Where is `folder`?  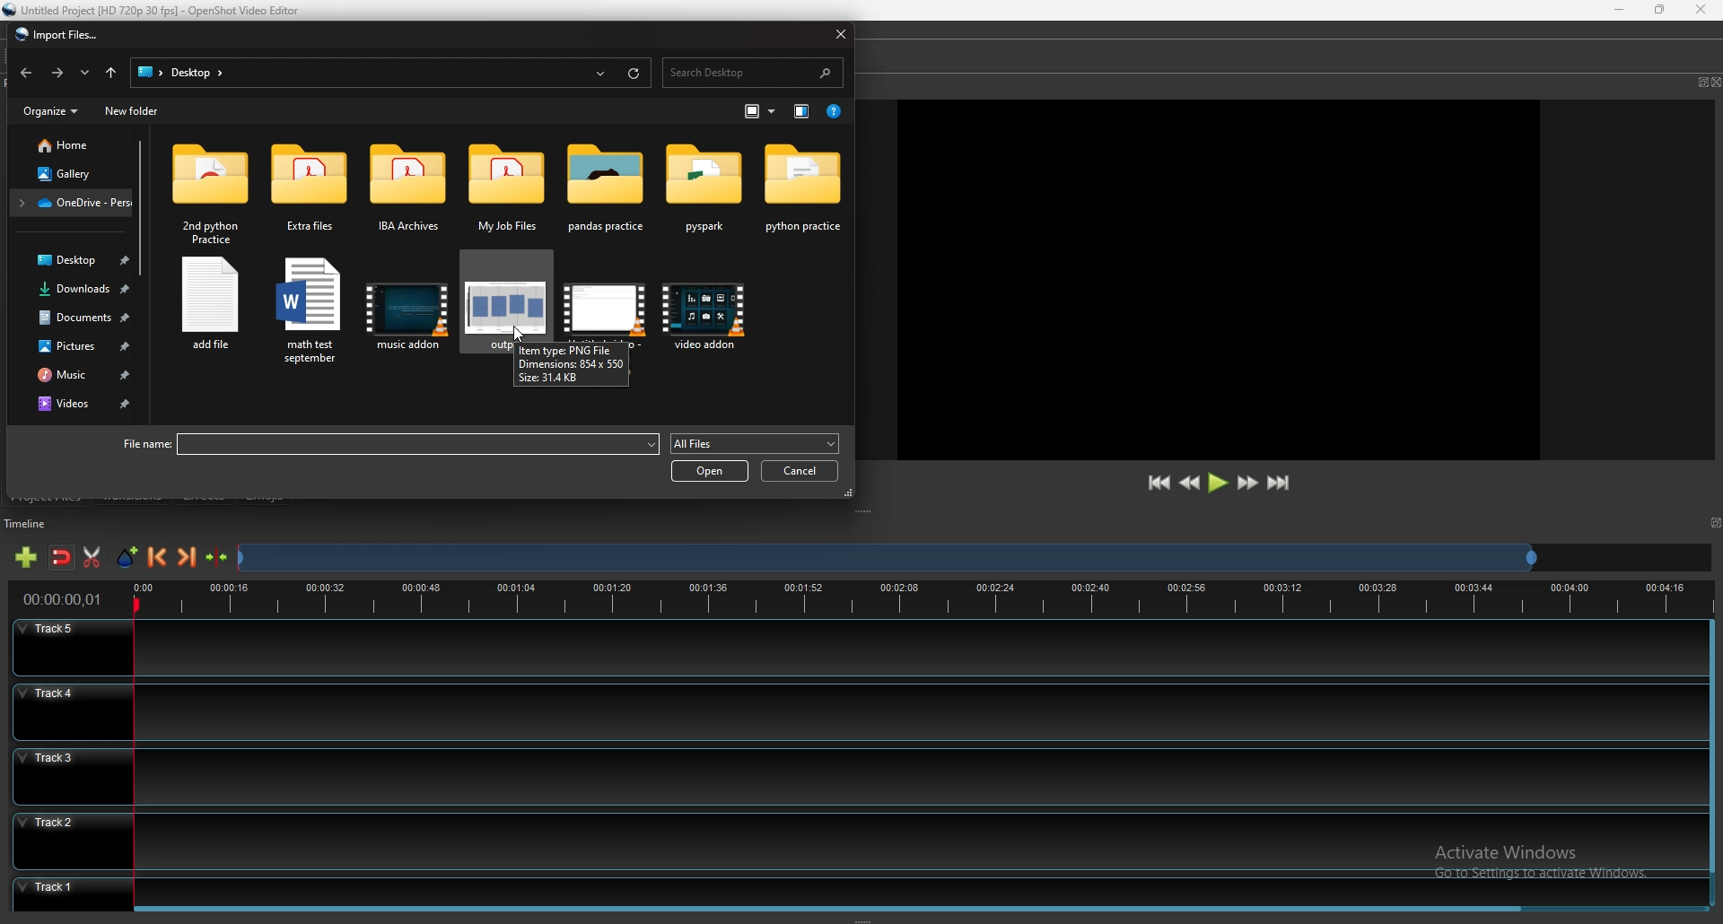
folder is located at coordinates (211, 191).